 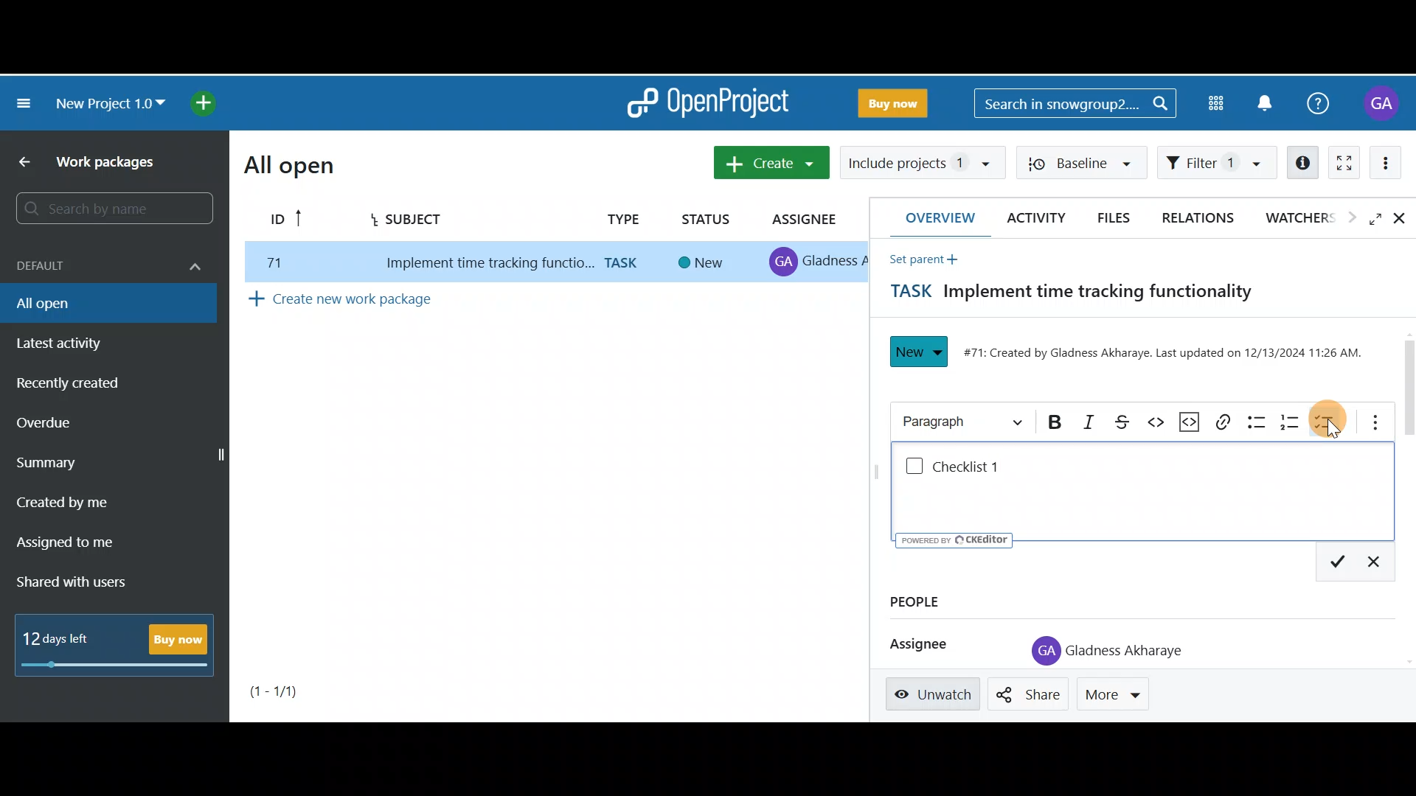 I want to click on Summary, so click(x=61, y=461).